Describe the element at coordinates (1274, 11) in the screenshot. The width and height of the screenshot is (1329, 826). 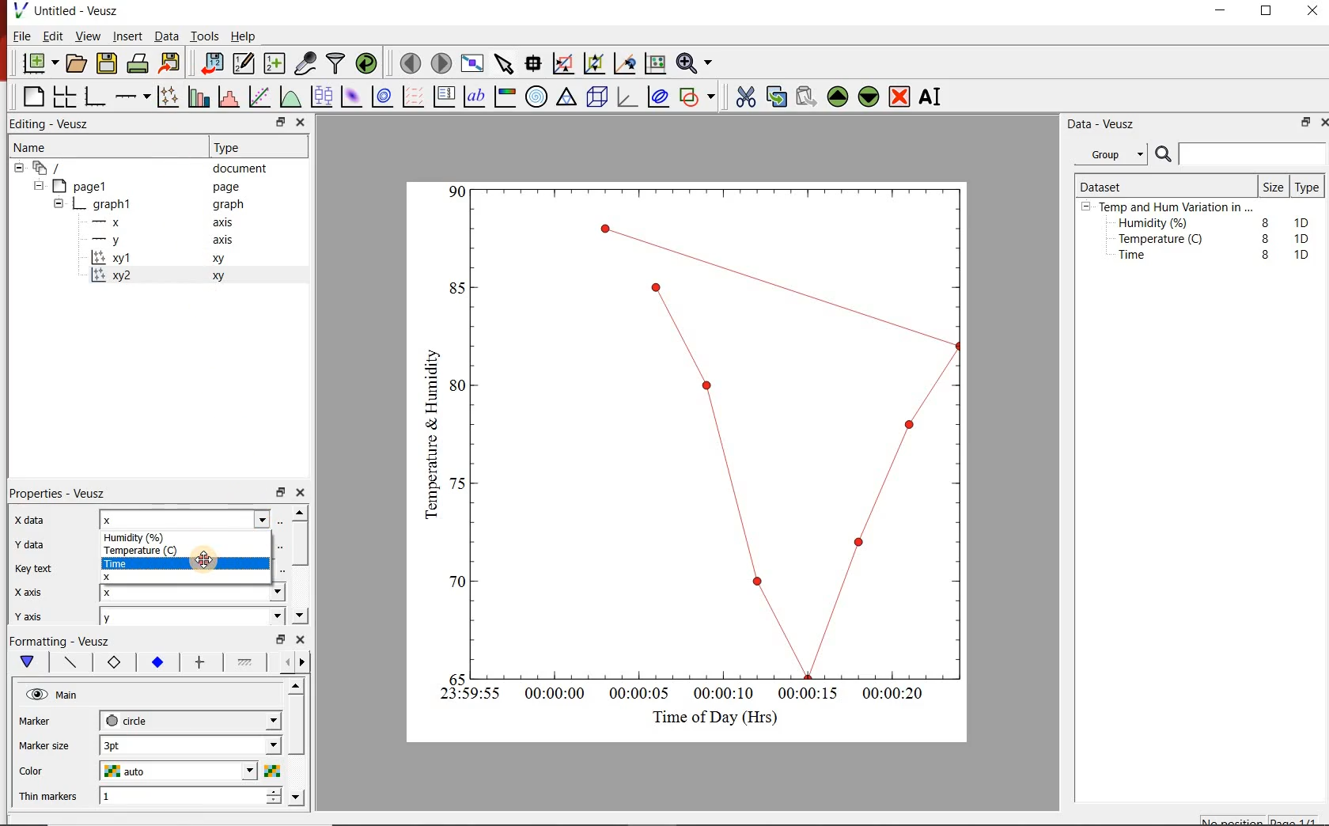
I see `maximize` at that location.